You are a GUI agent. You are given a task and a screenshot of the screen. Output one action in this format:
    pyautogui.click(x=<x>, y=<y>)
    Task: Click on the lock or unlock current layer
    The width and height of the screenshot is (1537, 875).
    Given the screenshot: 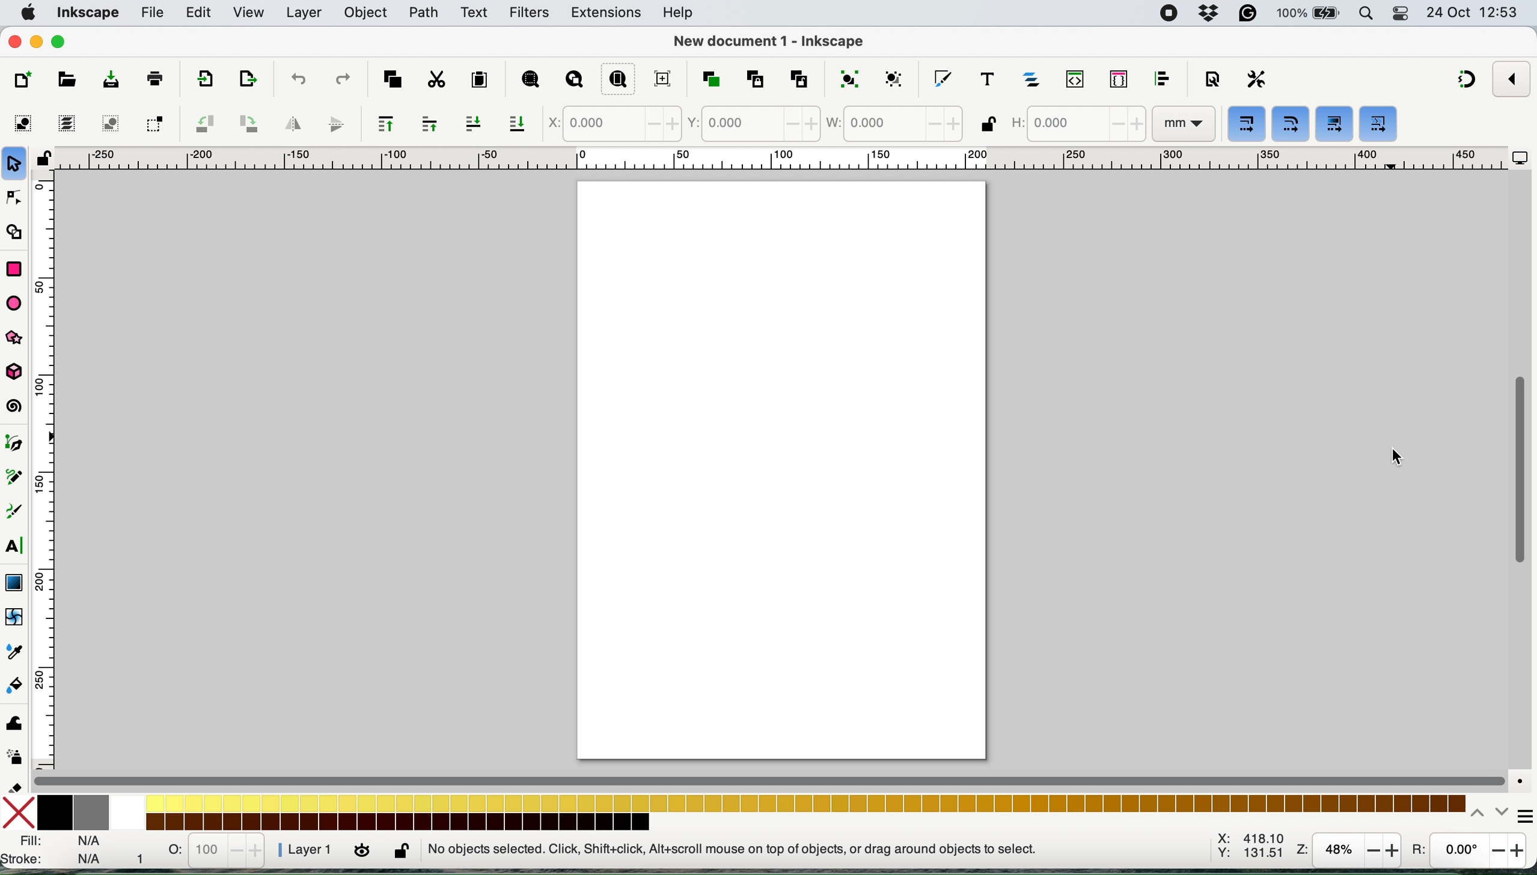 What is the action you would take?
    pyautogui.click(x=400, y=852)
    